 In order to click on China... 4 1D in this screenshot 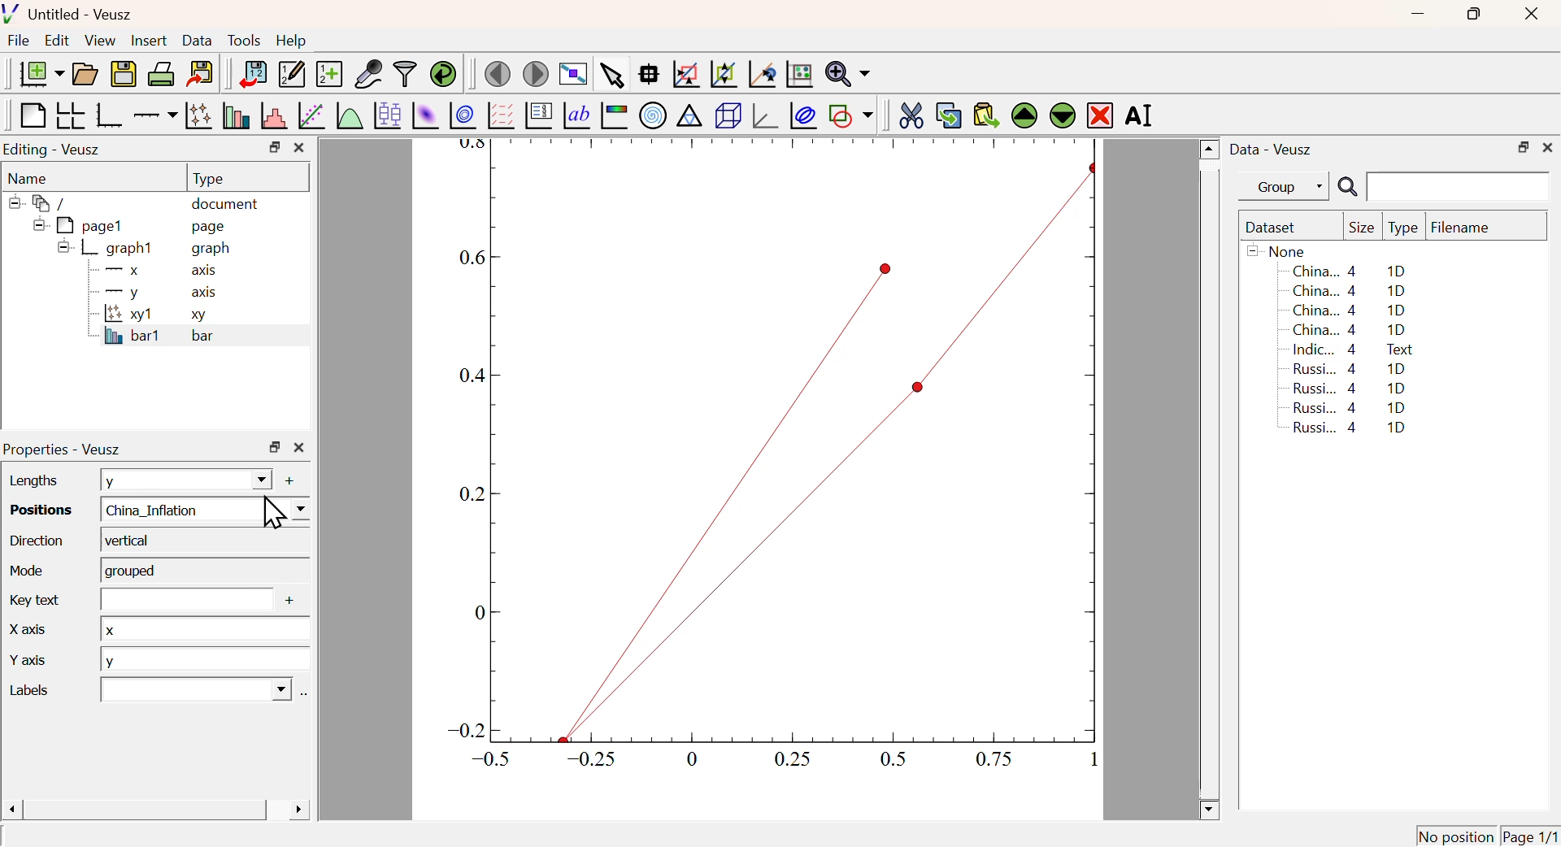, I will do `click(1349, 271)`.